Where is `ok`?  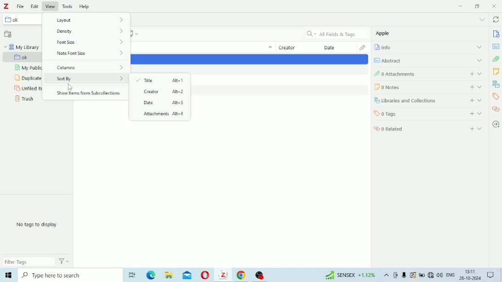
ok is located at coordinates (21, 20).